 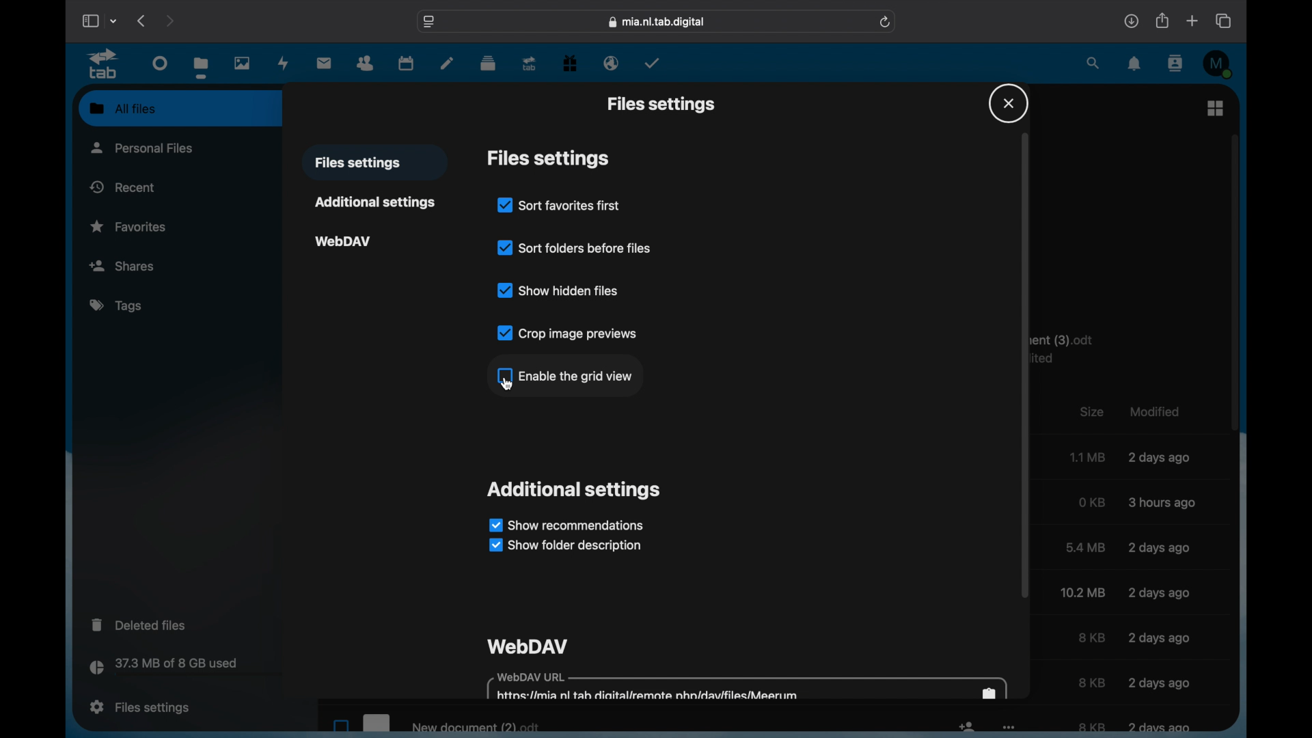 What do you see at coordinates (428, 22) in the screenshot?
I see `website settings` at bounding box center [428, 22].